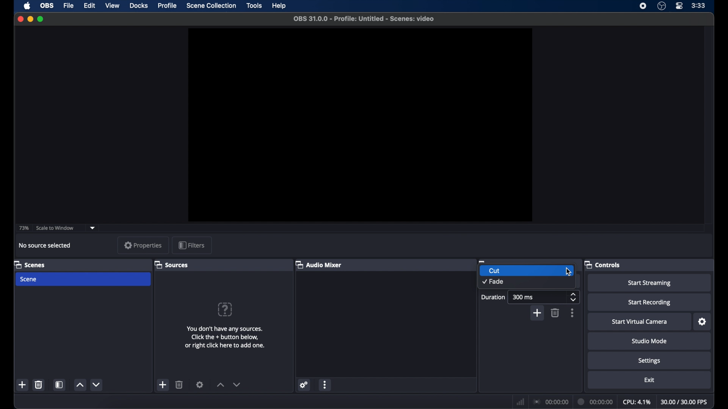  What do you see at coordinates (359, 125) in the screenshot?
I see `preview` at bounding box center [359, 125].